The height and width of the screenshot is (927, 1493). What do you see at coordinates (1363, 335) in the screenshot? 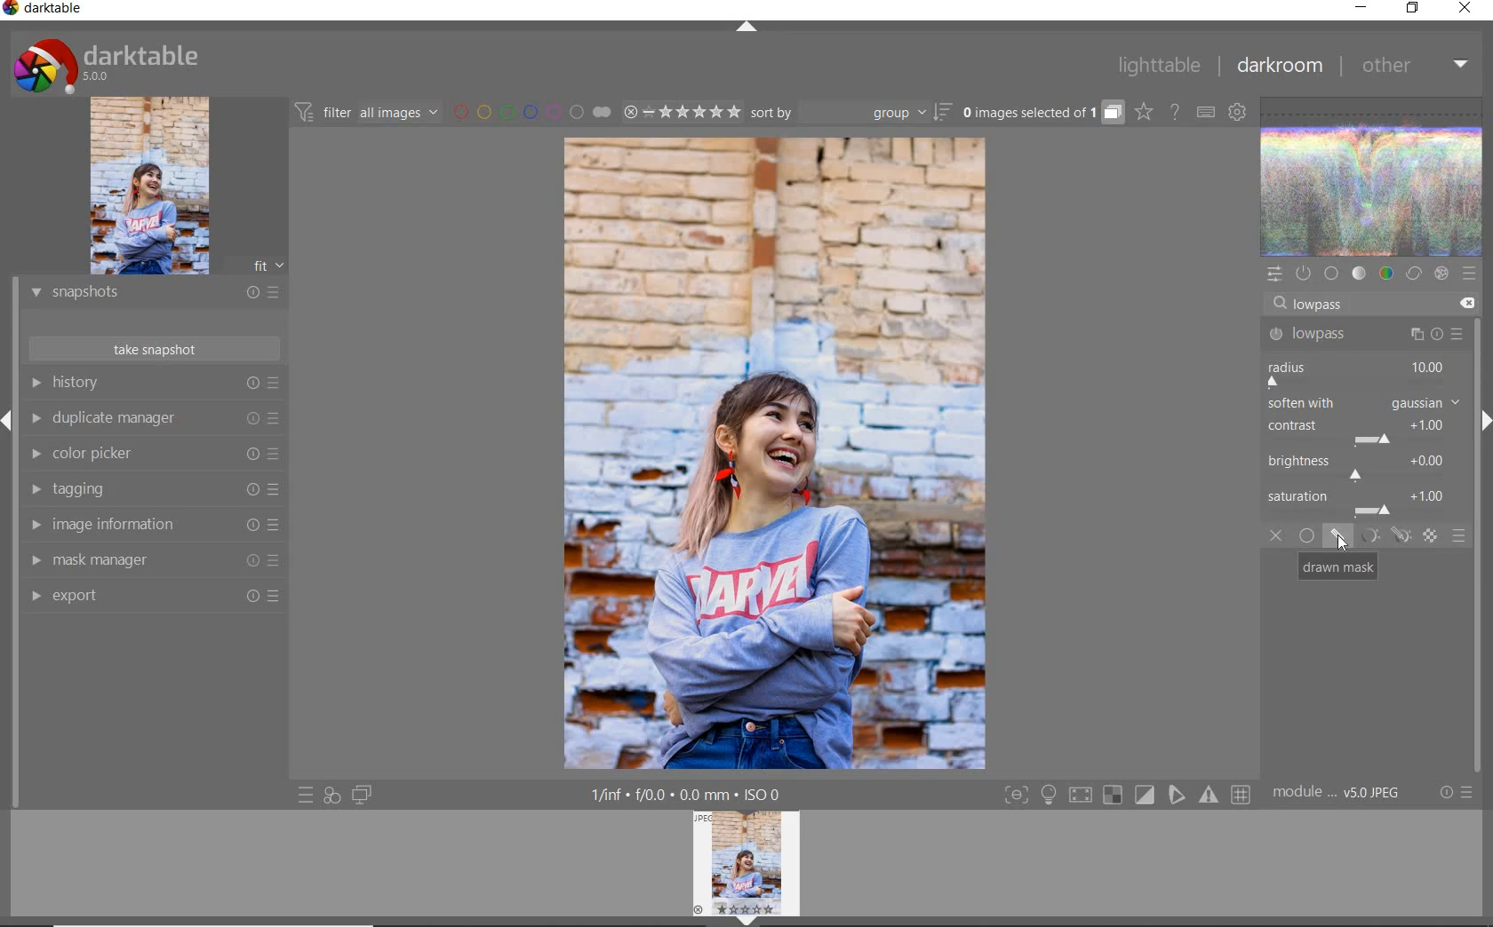
I see `lowpass` at bounding box center [1363, 335].